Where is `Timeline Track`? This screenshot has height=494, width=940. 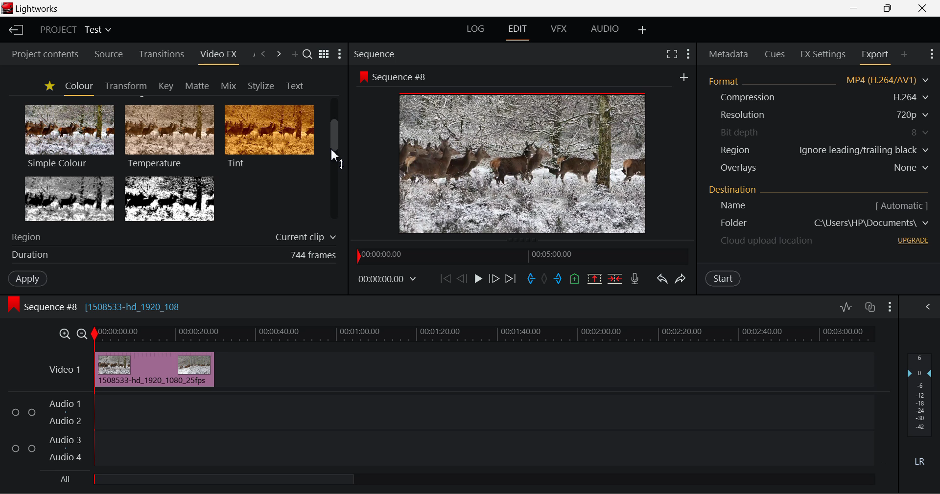
Timeline Track is located at coordinates (486, 335).